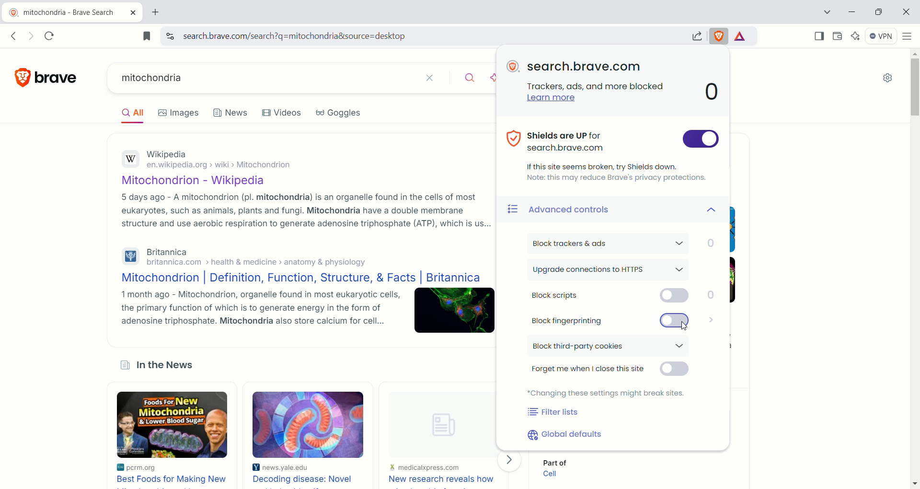 The image size is (920, 489). Describe the element at coordinates (826, 13) in the screenshot. I see `search tab` at that location.